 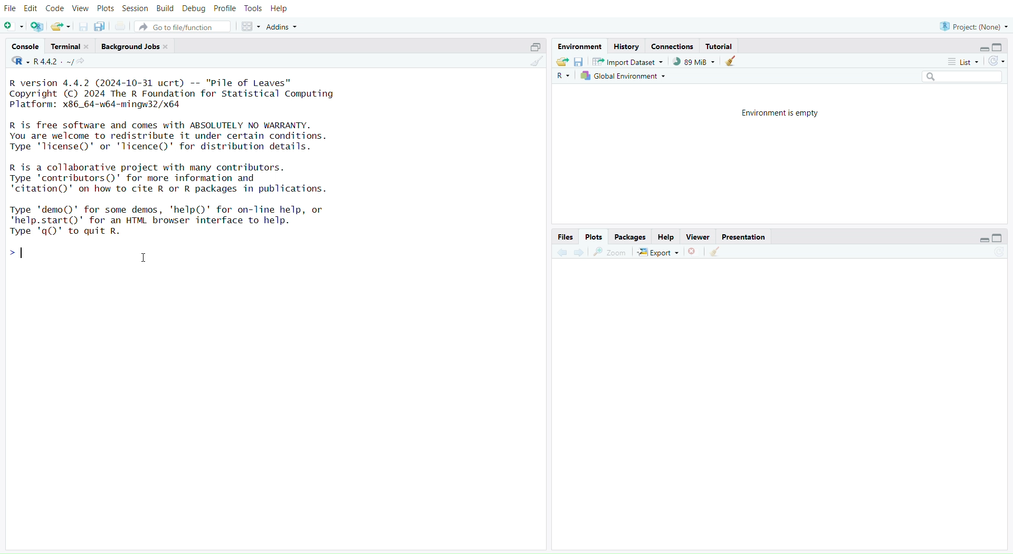 I want to click on Zoom, so click(x=612, y=252).